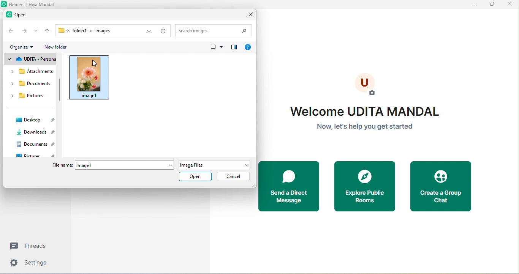  Describe the element at coordinates (36, 31) in the screenshot. I see `recent location` at that location.